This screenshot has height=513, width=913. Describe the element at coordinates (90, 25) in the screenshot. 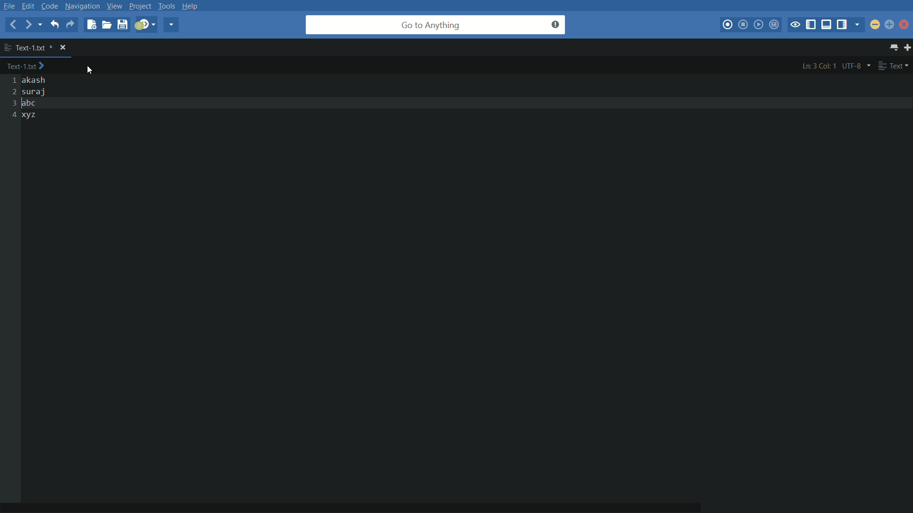

I see `new file` at that location.